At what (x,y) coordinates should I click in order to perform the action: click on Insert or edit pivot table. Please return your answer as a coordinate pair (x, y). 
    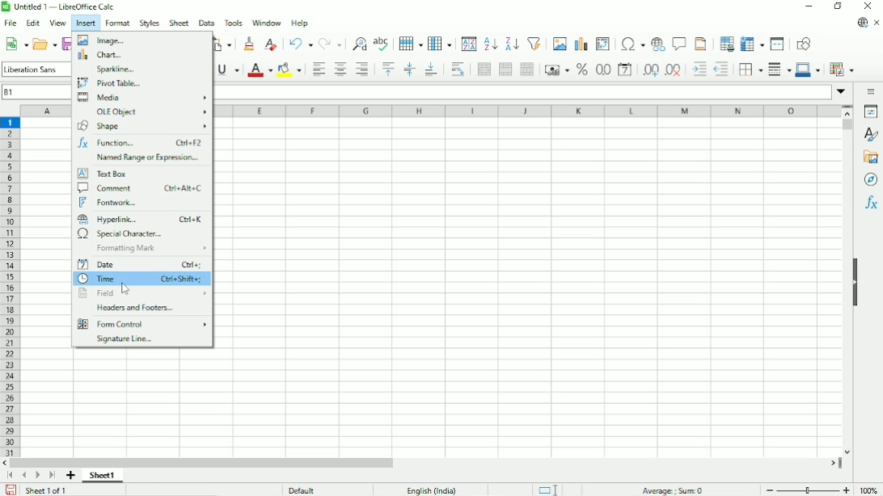
    Looking at the image, I should click on (604, 42).